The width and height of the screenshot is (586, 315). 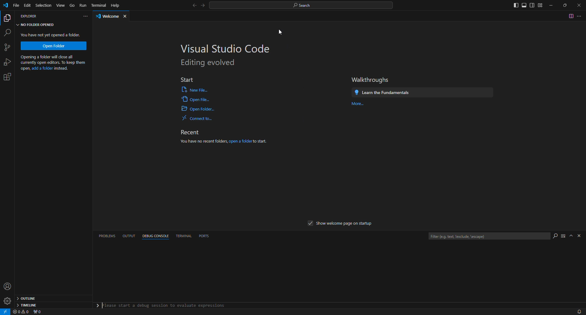 I want to click on outline, so click(x=27, y=298).